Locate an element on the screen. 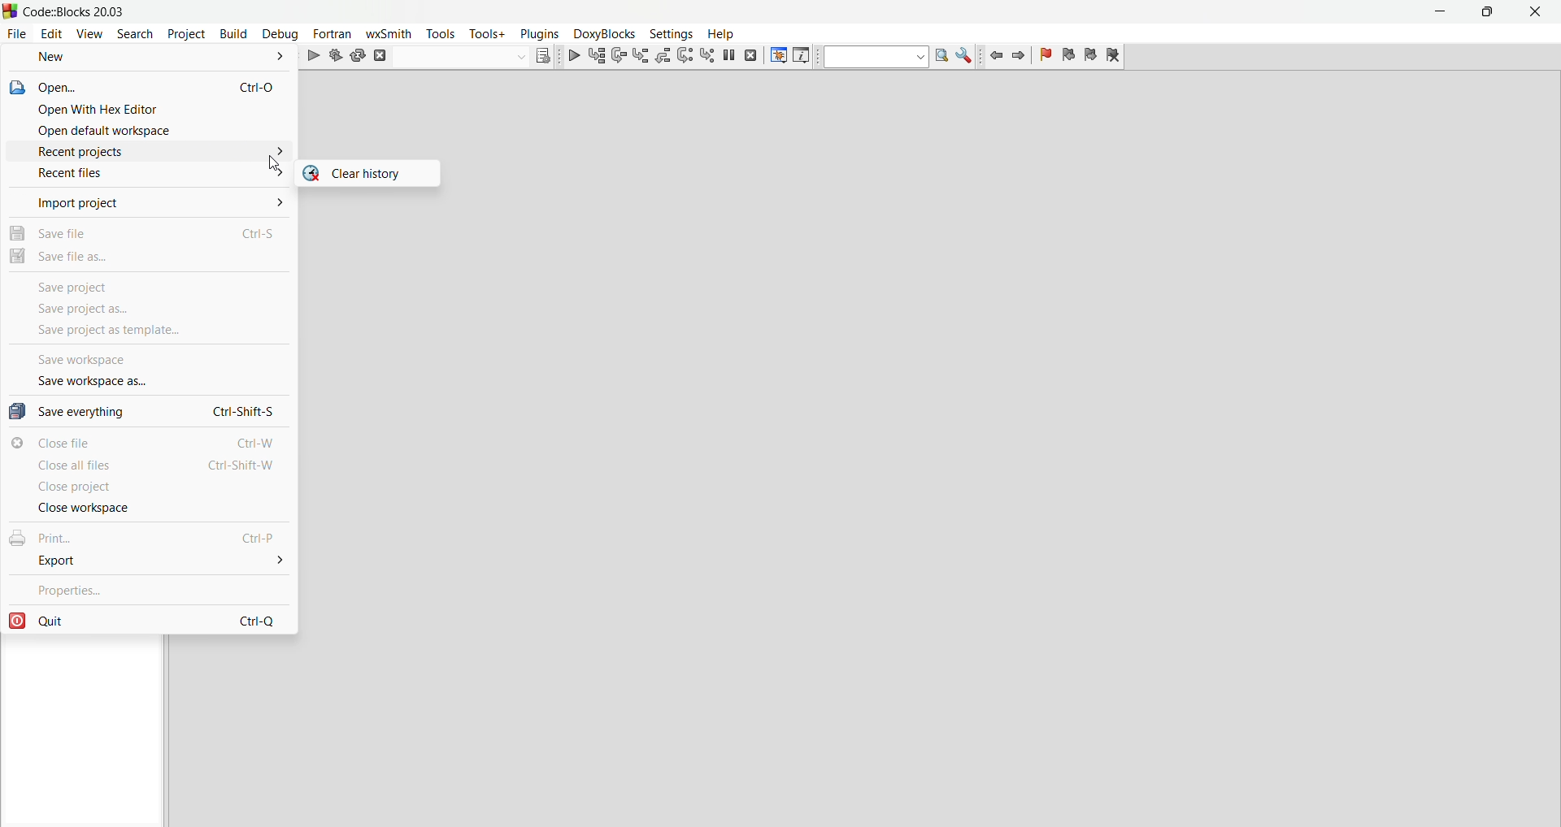 The width and height of the screenshot is (1561, 827). show the select target dialog is located at coordinates (545, 58).